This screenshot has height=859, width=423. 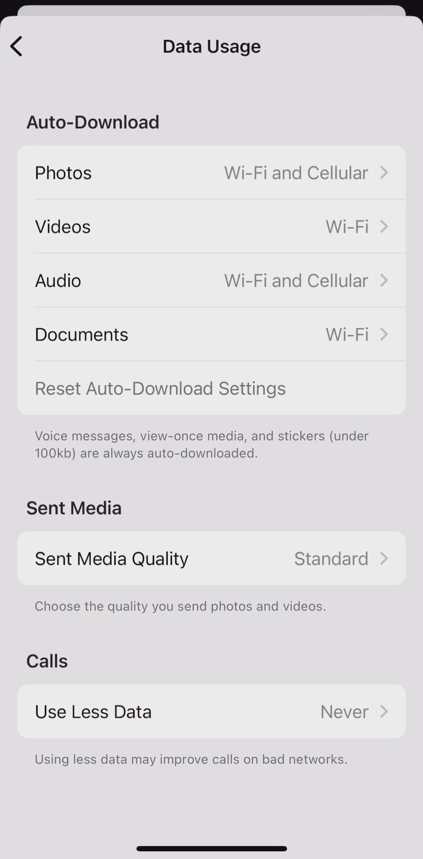 What do you see at coordinates (180, 612) in the screenshot?
I see `Choose the quality you send photos and videos.` at bounding box center [180, 612].